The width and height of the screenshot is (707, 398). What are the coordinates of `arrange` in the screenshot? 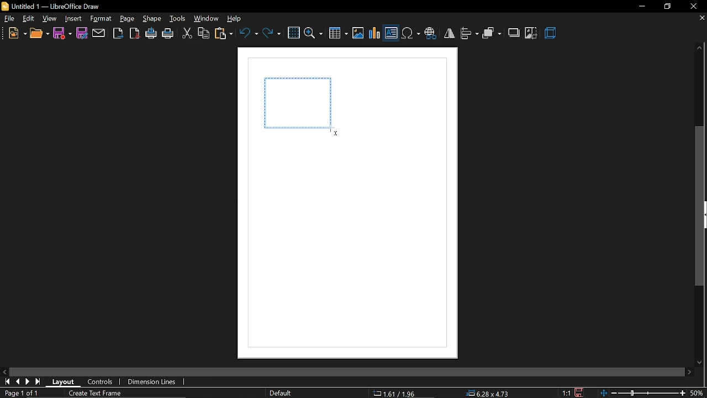 It's located at (492, 34).